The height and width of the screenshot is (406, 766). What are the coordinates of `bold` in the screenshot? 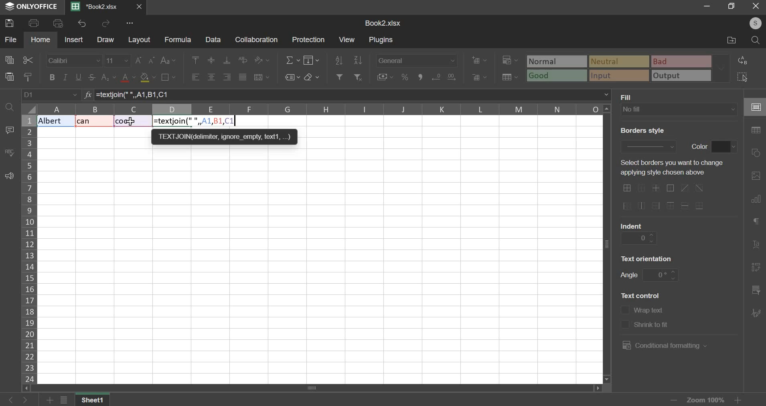 It's located at (51, 77).